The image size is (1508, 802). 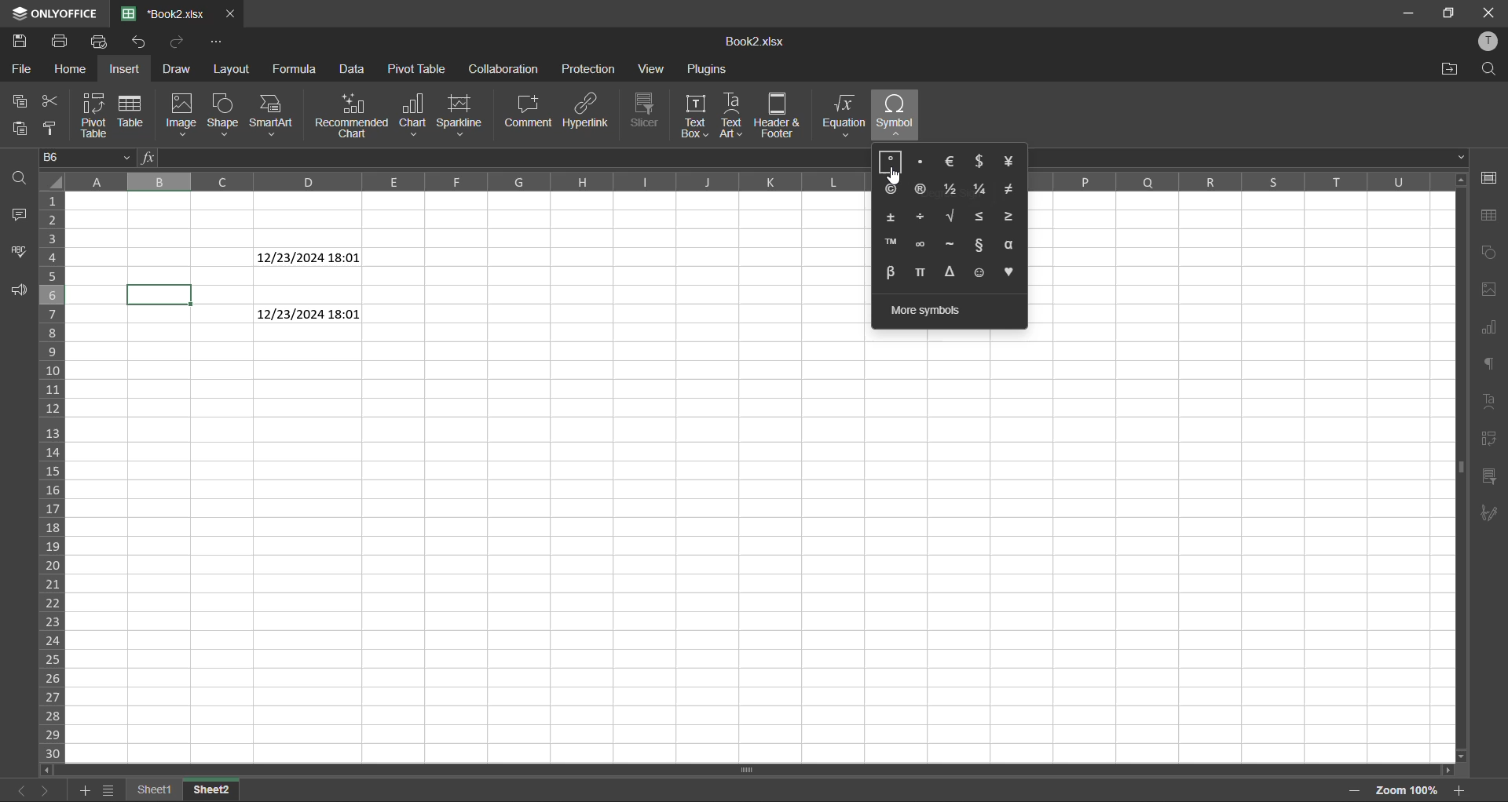 What do you see at coordinates (953, 272) in the screenshot?
I see `delta` at bounding box center [953, 272].